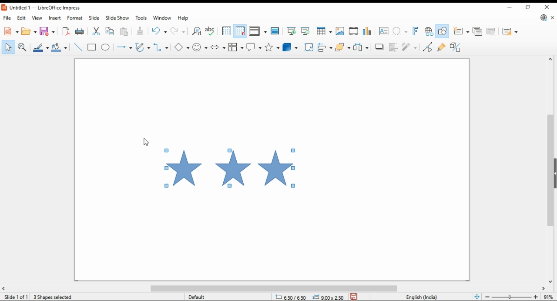 The image size is (557, 301). I want to click on shadows, so click(379, 47).